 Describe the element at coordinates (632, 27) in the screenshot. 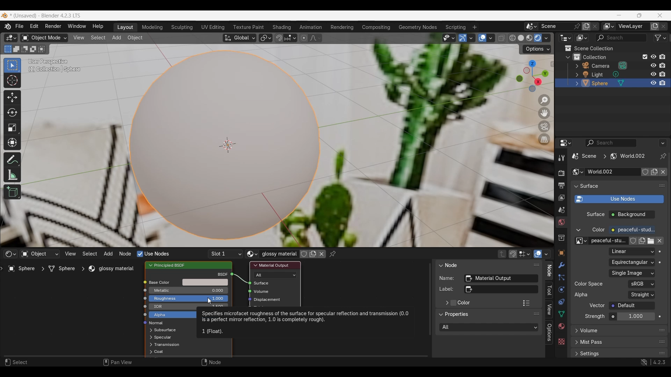

I see `View layer name` at that location.